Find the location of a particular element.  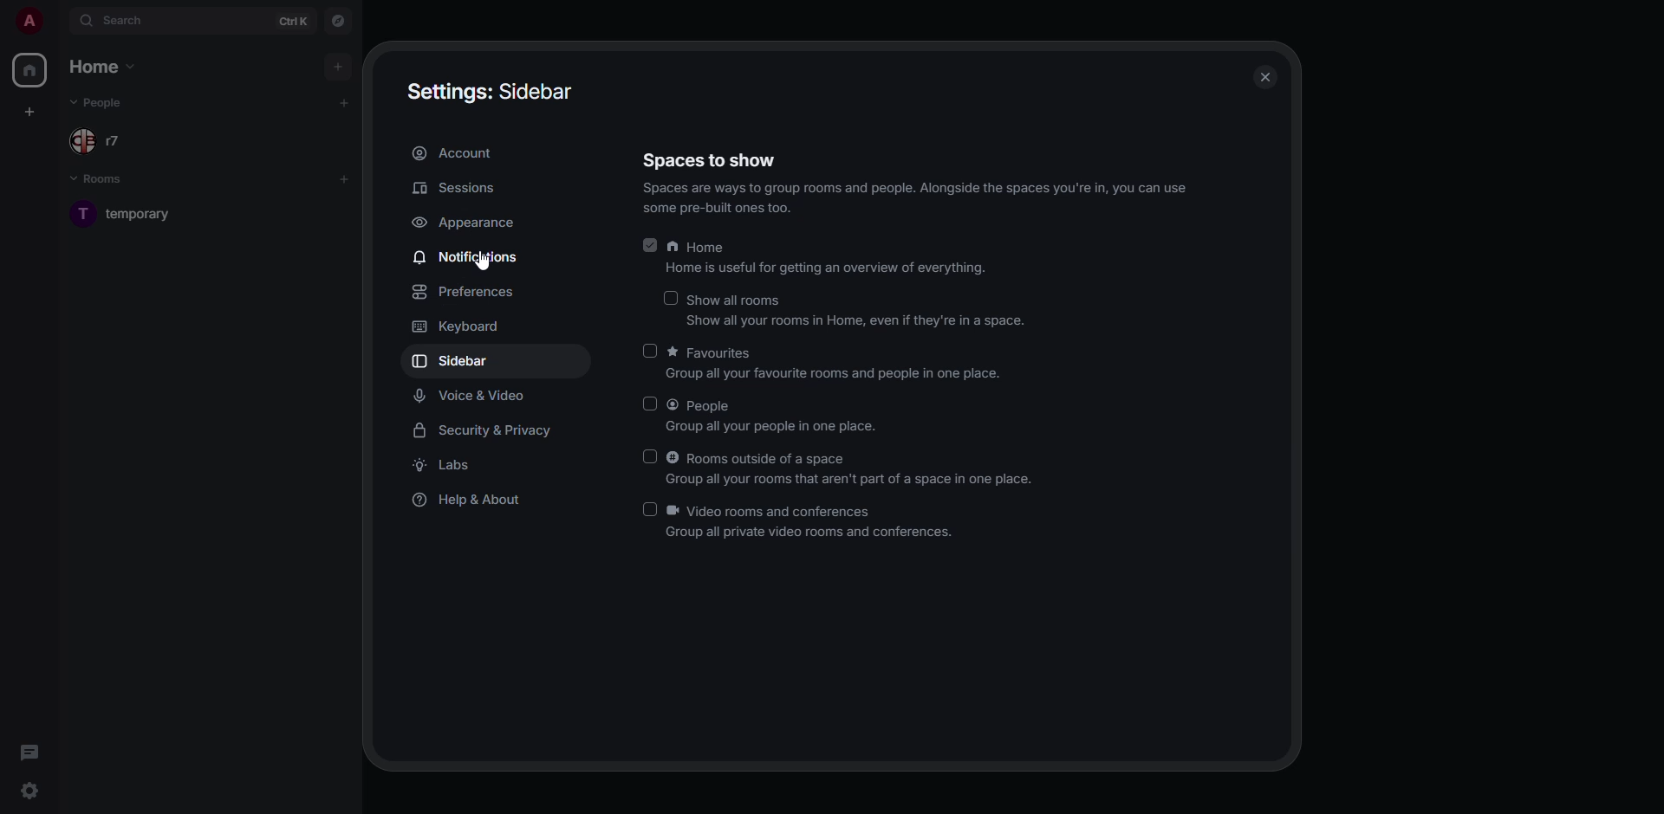

settings sidebar is located at coordinates (491, 92).